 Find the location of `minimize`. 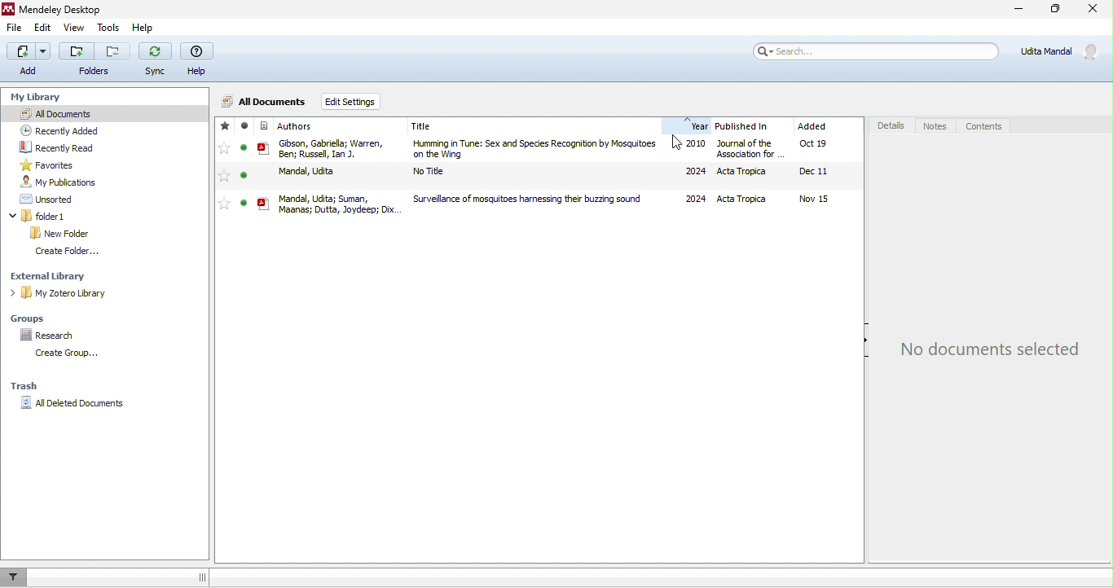

minimize is located at coordinates (1010, 11).